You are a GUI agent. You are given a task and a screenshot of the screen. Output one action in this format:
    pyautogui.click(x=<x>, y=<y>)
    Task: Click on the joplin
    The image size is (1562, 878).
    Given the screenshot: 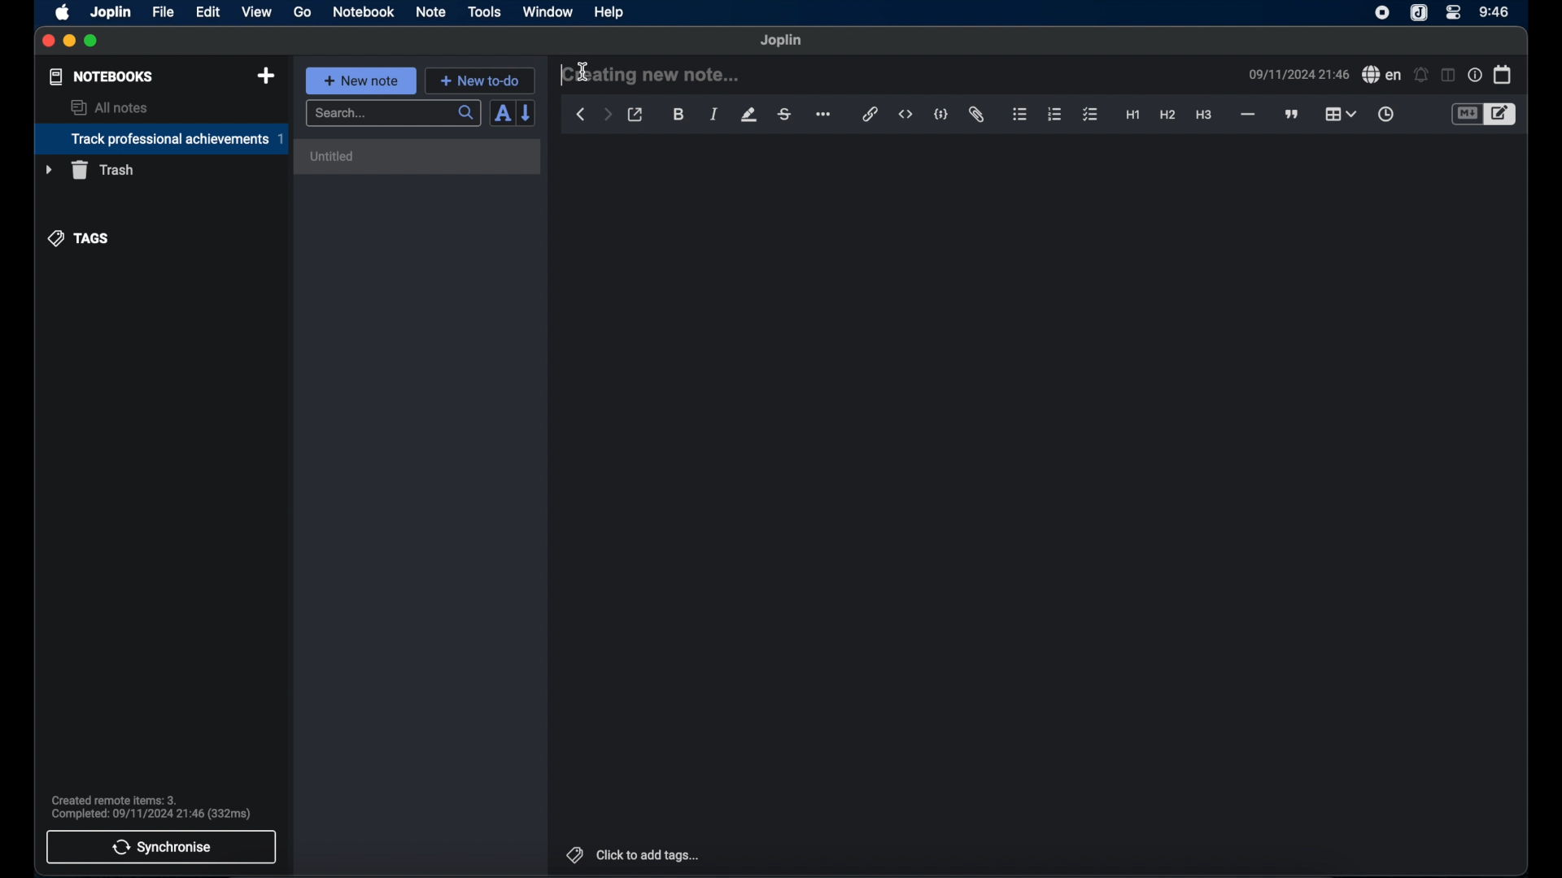 What is the action you would take?
    pyautogui.click(x=111, y=11)
    